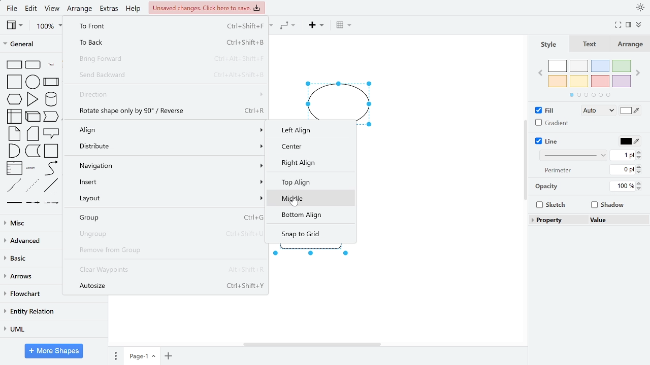 This screenshot has width=650, height=365. Describe the element at coordinates (559, 220) in the screenshot. I see `Property` at that location.